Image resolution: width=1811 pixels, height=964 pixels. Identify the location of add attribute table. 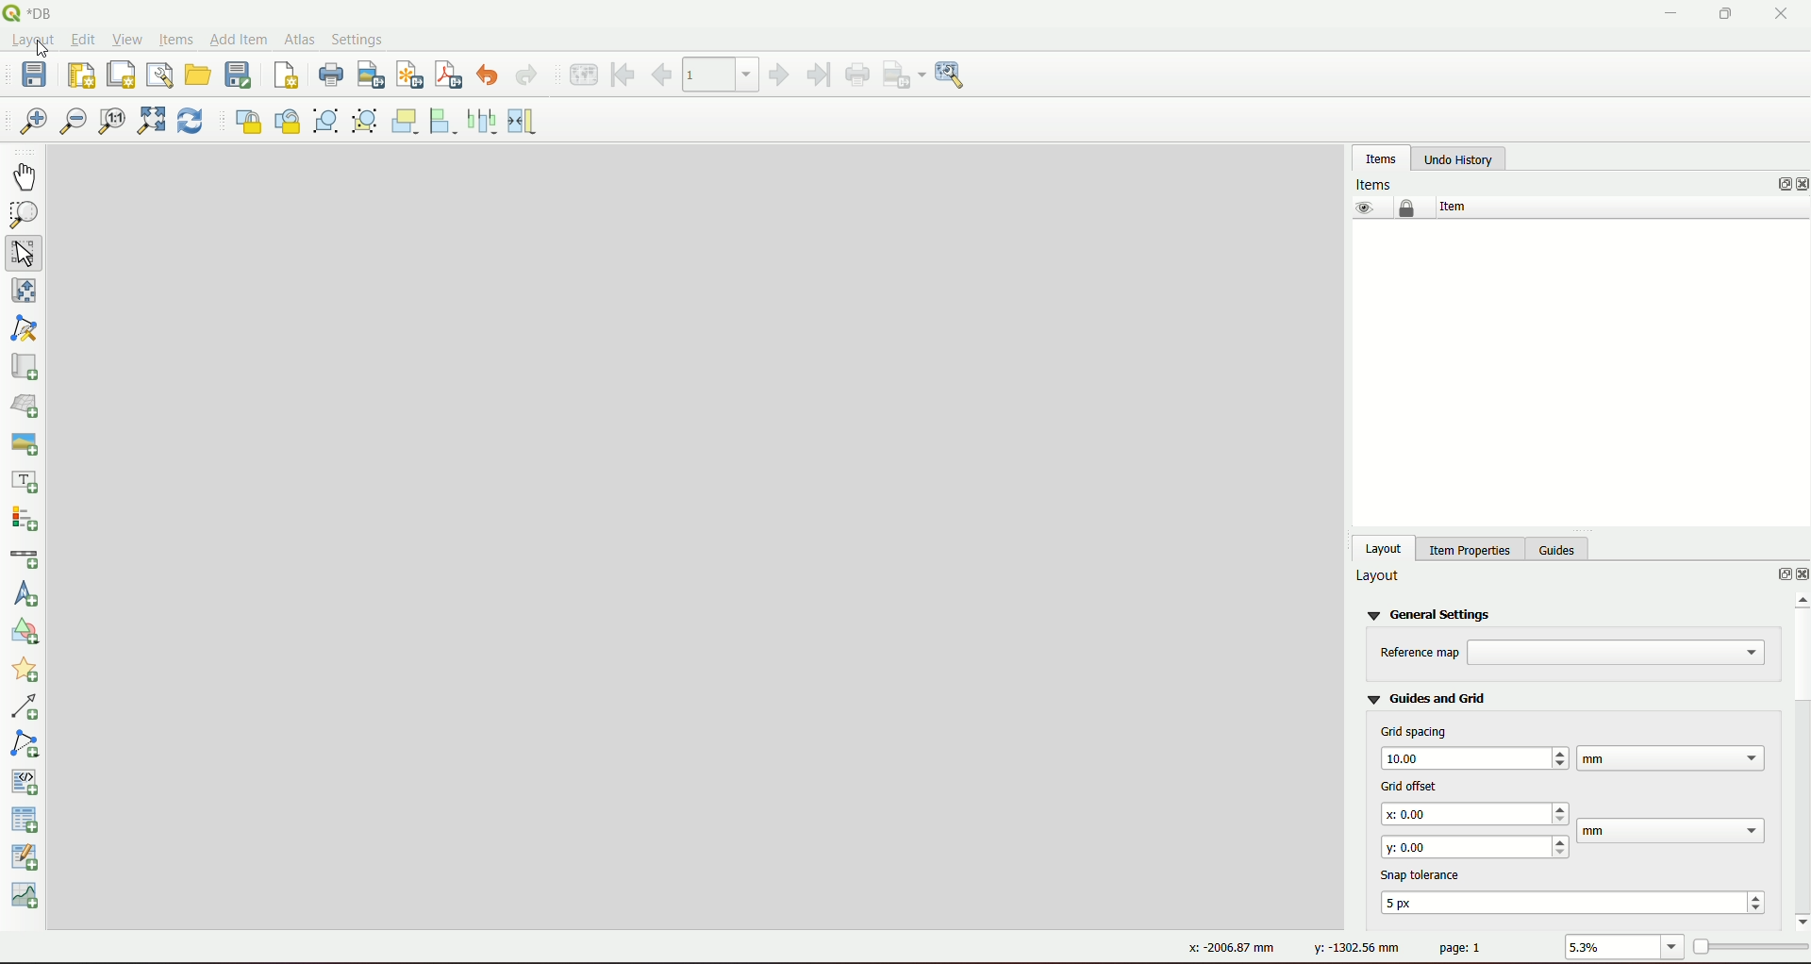
(27, 859).